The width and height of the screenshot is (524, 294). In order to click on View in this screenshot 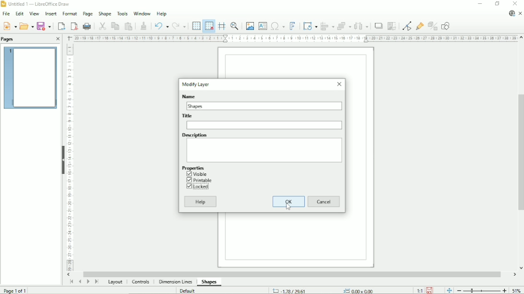, I will do `click(34, 13)`.